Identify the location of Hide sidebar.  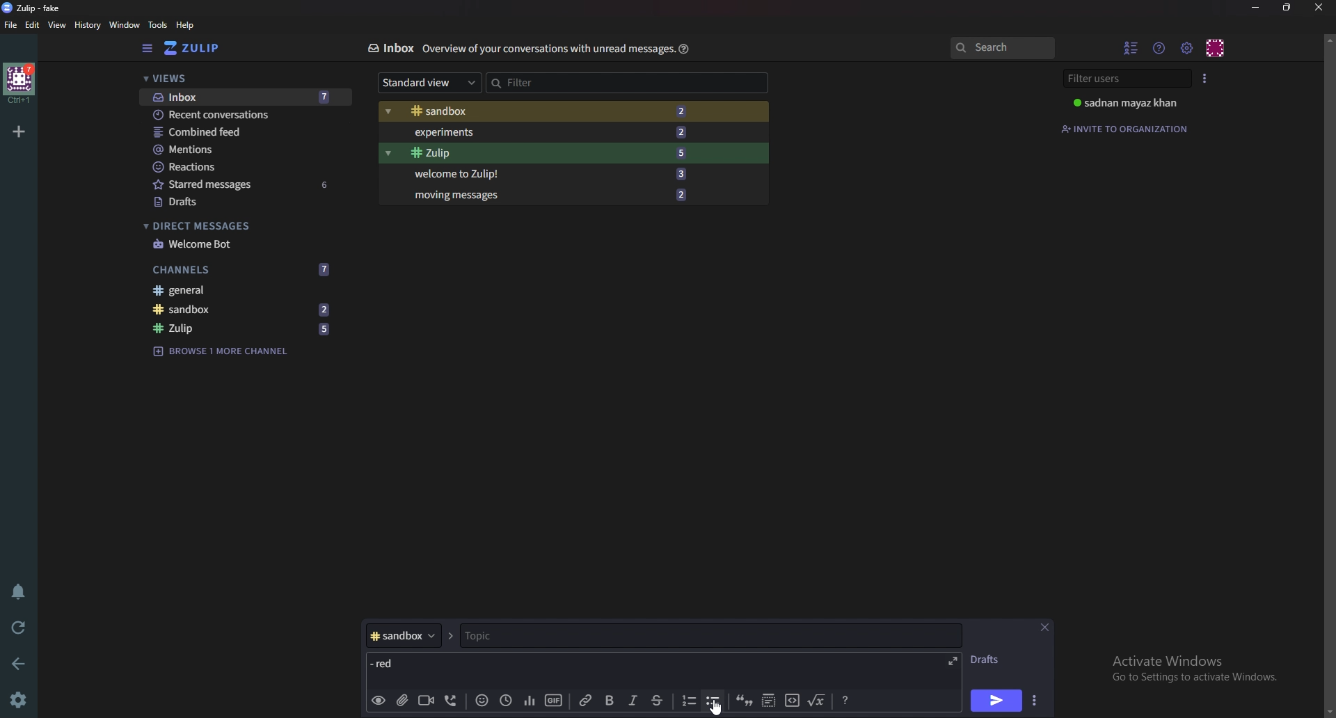
(149, 48).